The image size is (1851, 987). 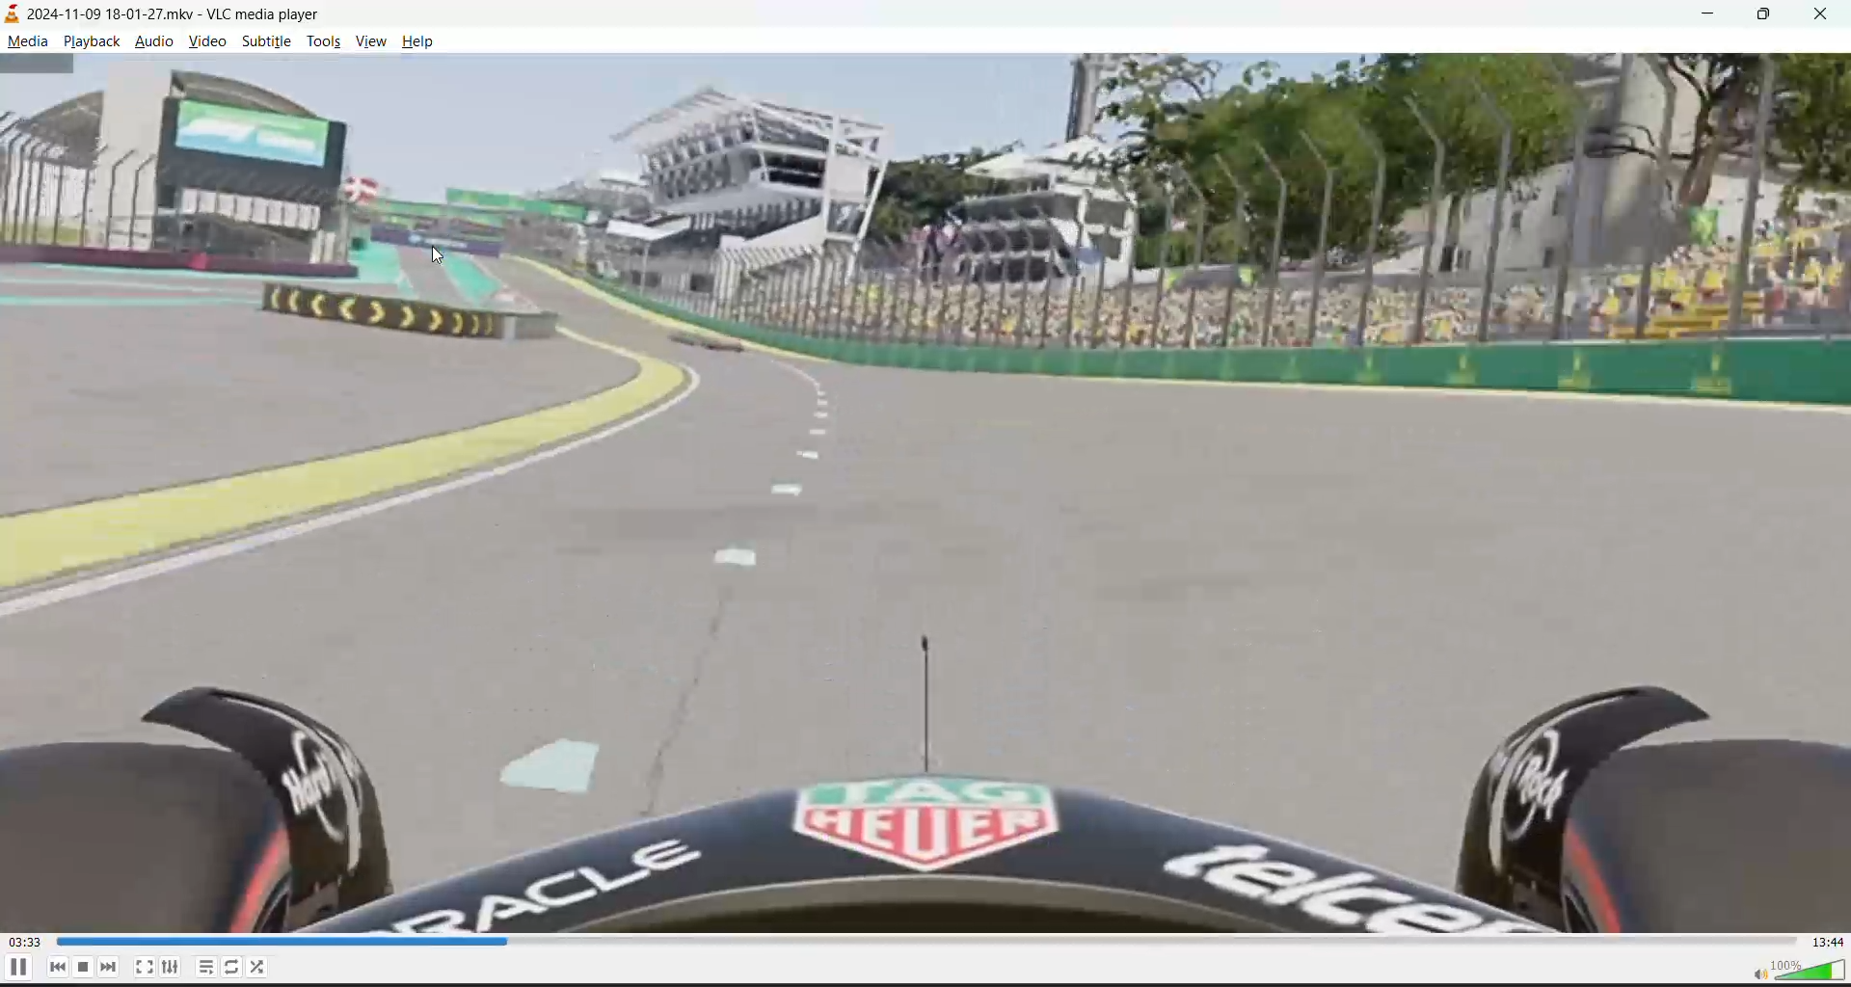 What do you see at coordinates (169, 967) in the screenshot?
I see `settings` at bounding box center [169, 967].